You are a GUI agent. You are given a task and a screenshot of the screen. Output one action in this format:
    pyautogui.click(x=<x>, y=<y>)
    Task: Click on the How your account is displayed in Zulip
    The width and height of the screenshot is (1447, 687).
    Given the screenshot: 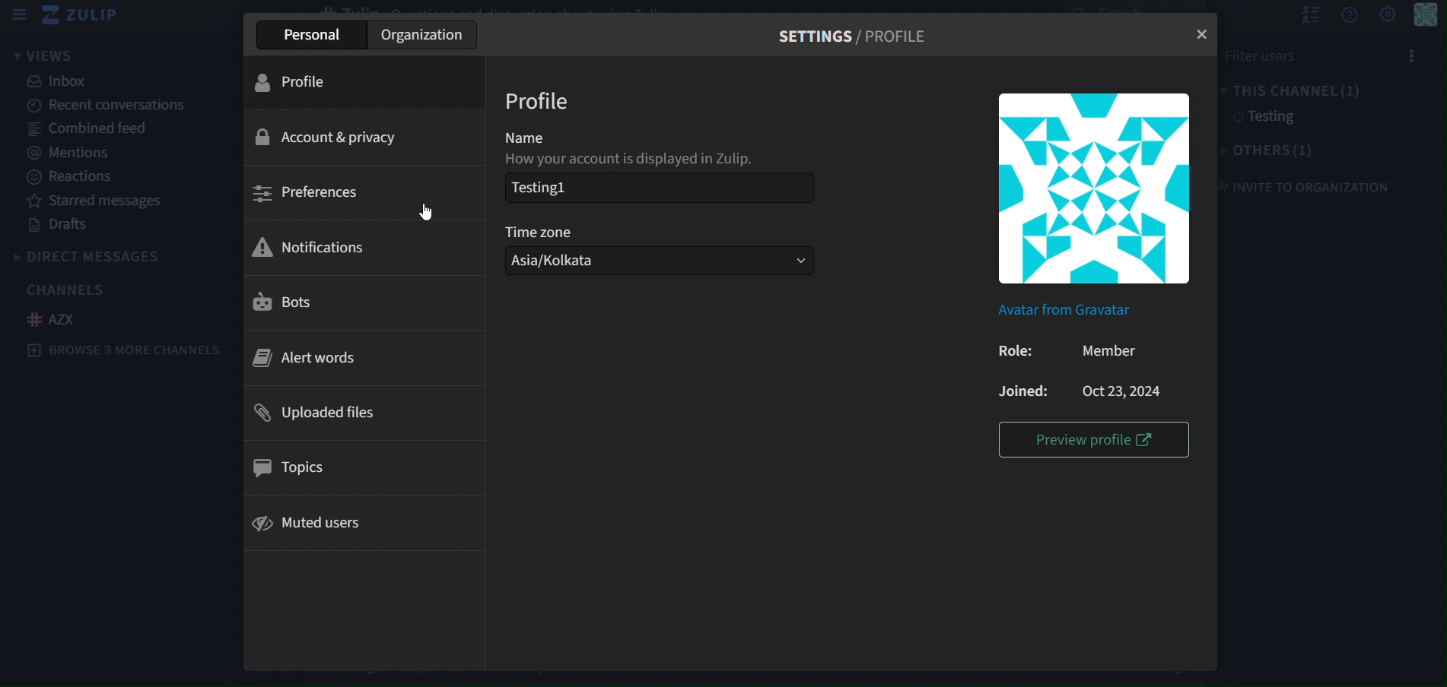 What is the action you would take?
    pyautogui.click(x=637, y=161)
    